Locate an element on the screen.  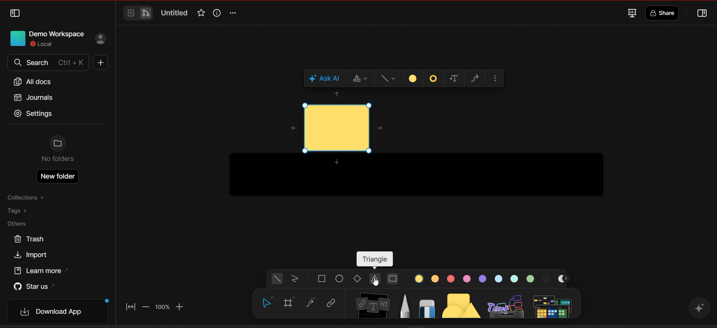
share is located at coordinates (664, 13).